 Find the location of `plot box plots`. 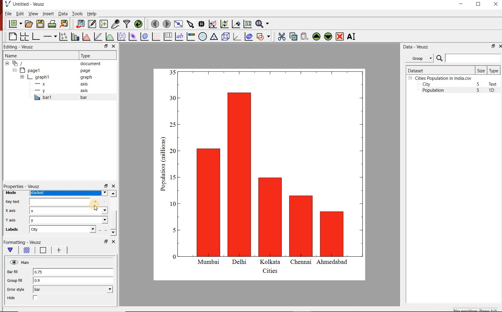

plot box plots is located at coordinates (121, 36).